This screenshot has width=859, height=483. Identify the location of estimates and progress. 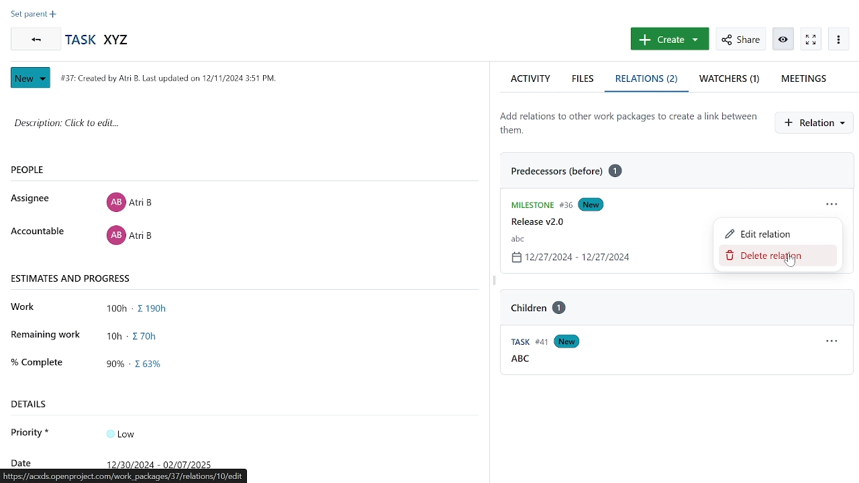
(72, 278).